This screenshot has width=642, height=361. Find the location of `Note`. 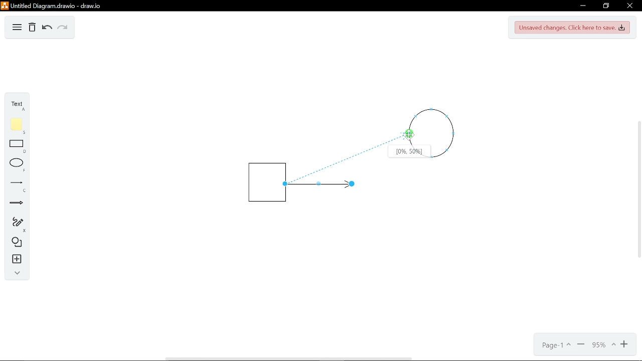

Note is located at coordinates (14, 125).